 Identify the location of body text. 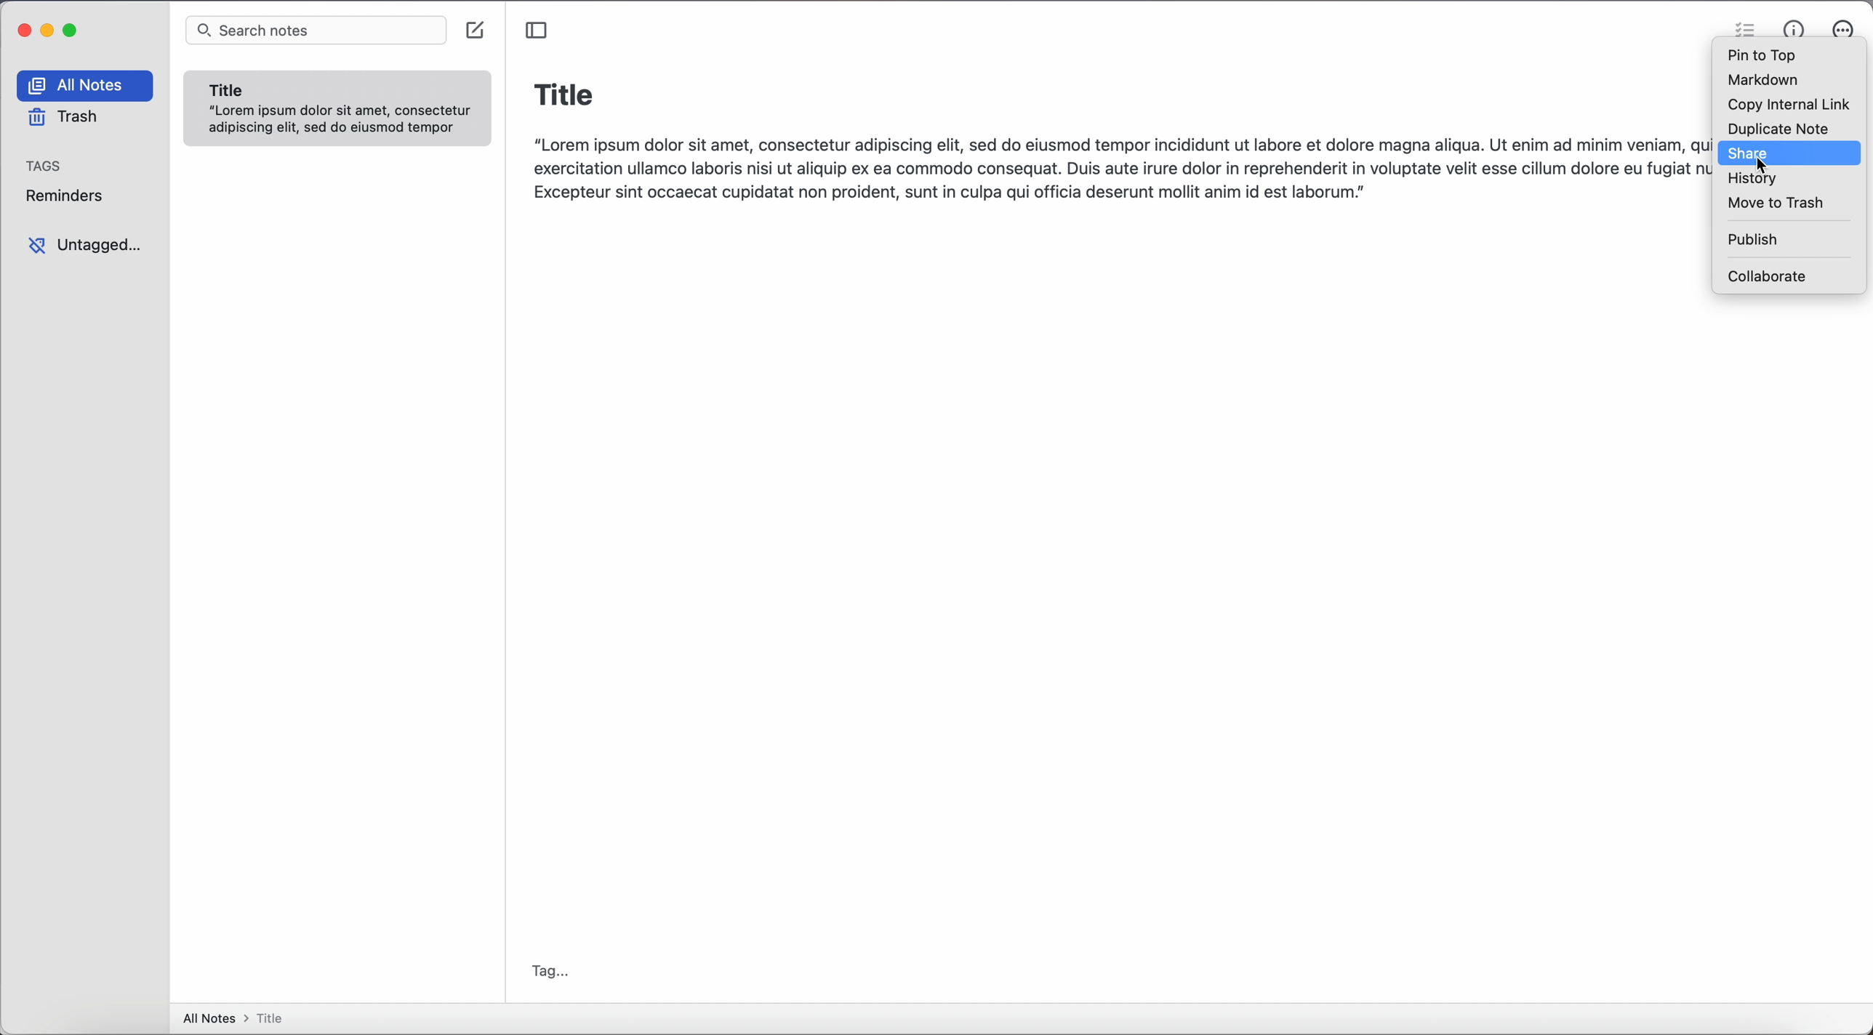
(1117, 166).